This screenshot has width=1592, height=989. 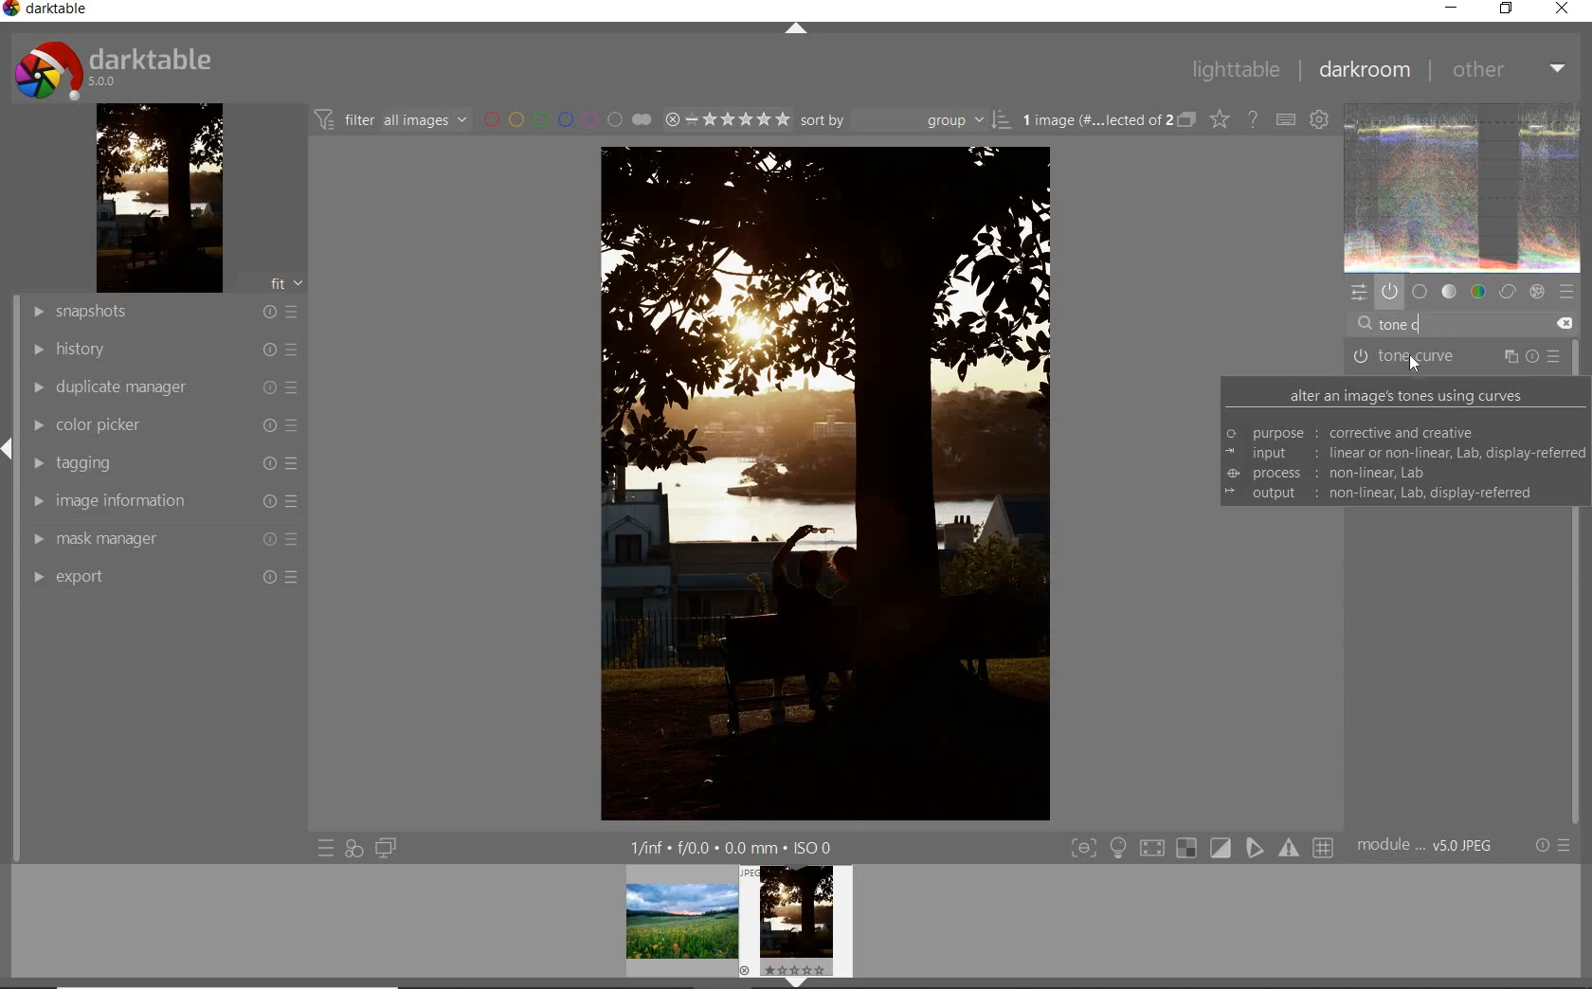 I want to click on filter all images, so click(x=393, y=120).